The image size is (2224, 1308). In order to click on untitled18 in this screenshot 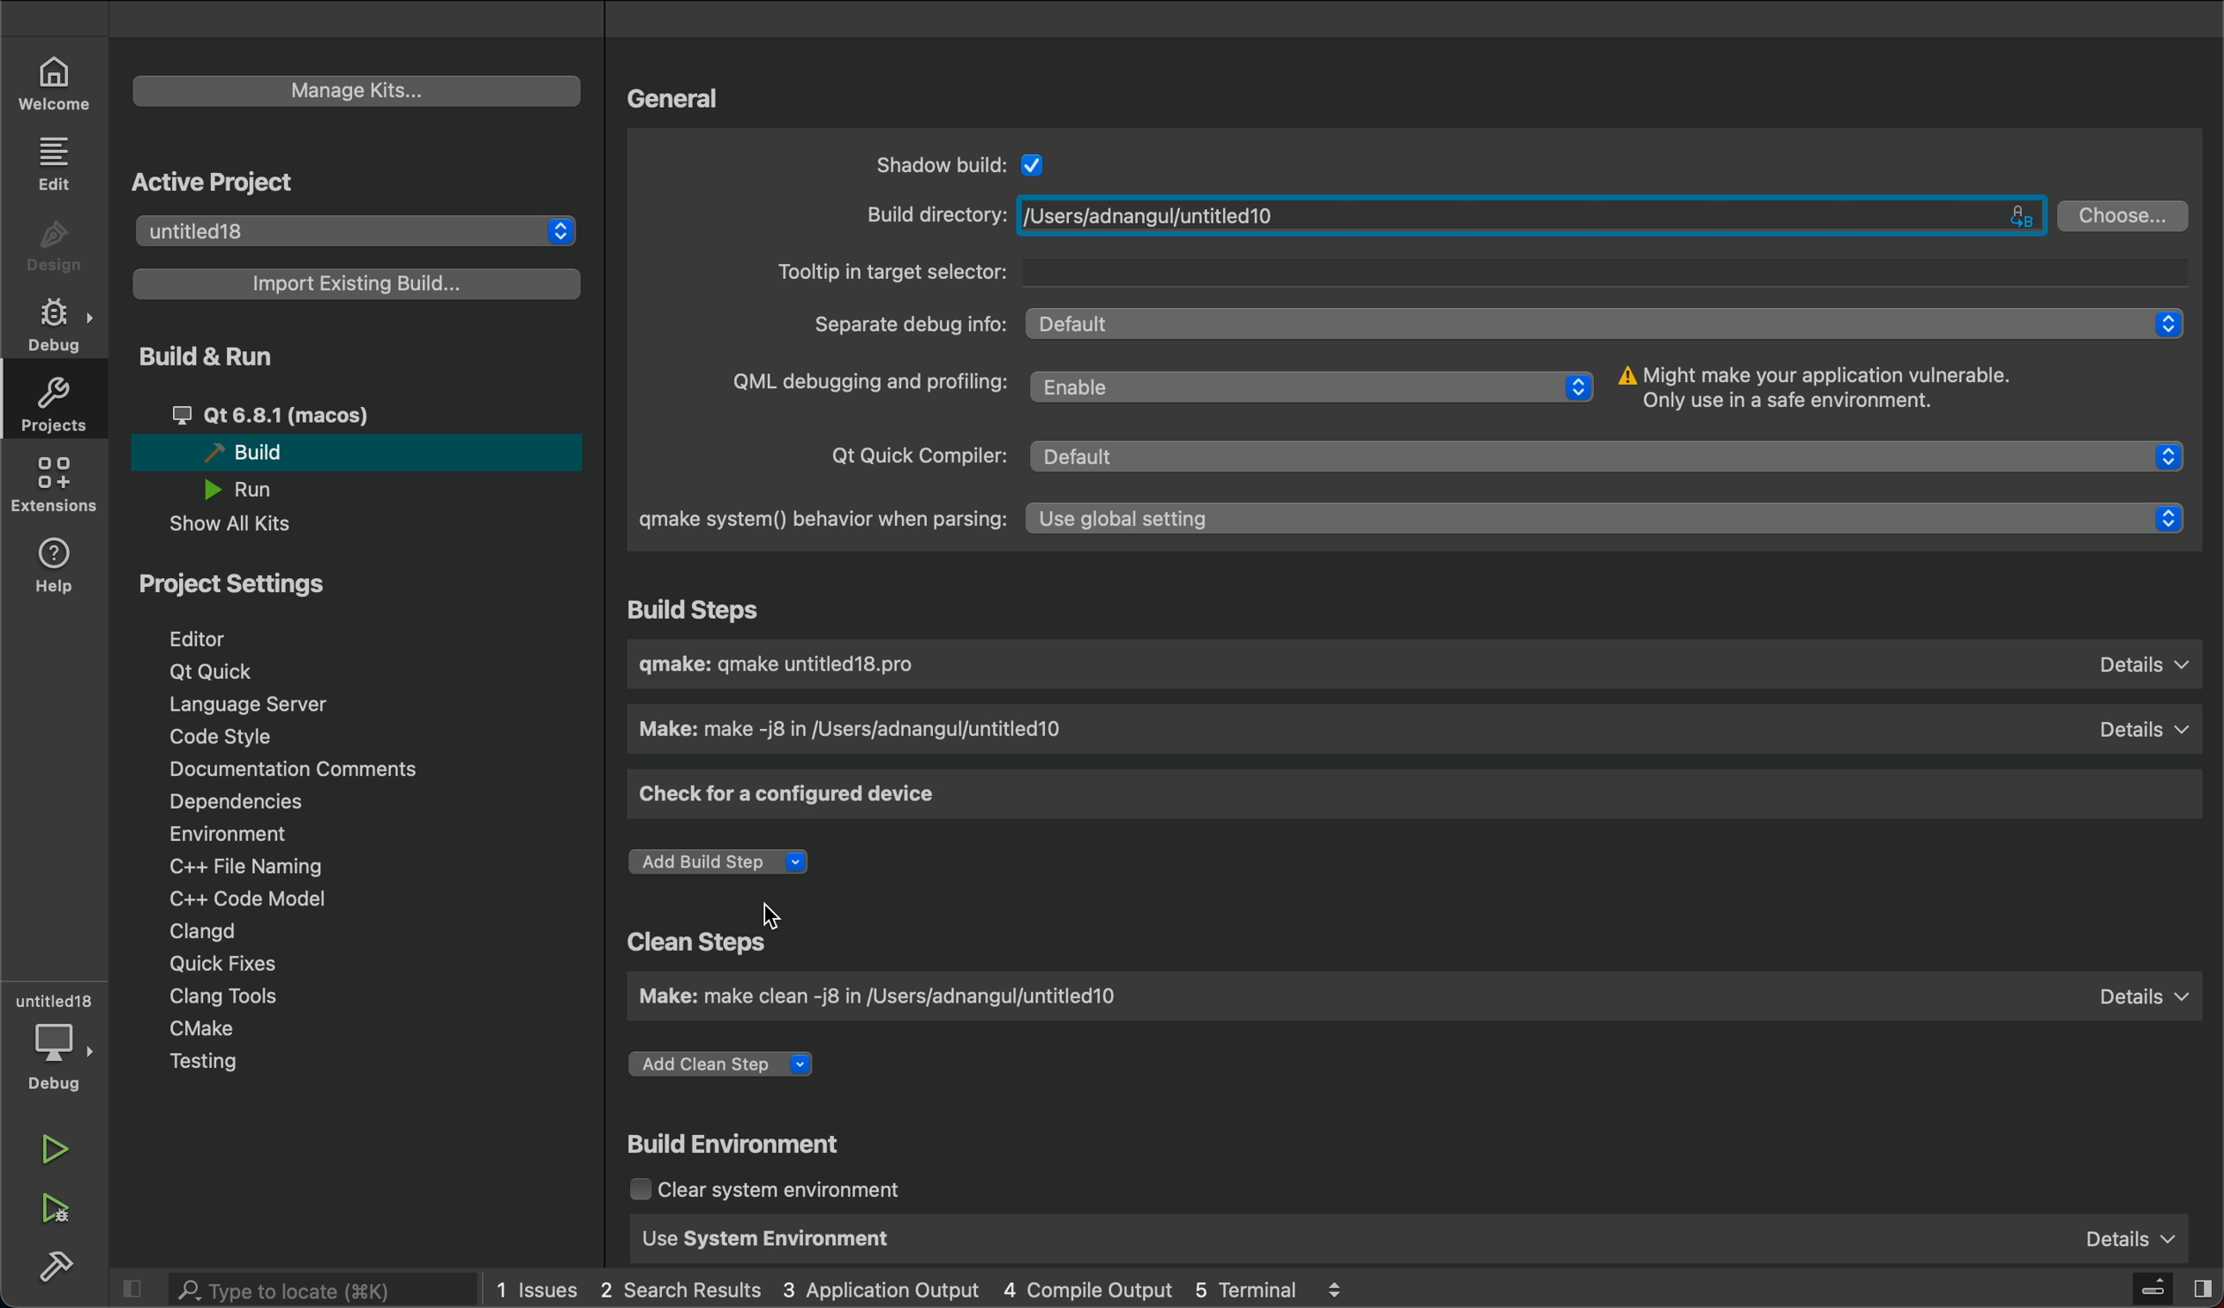, I will do `click(358, 228)`.